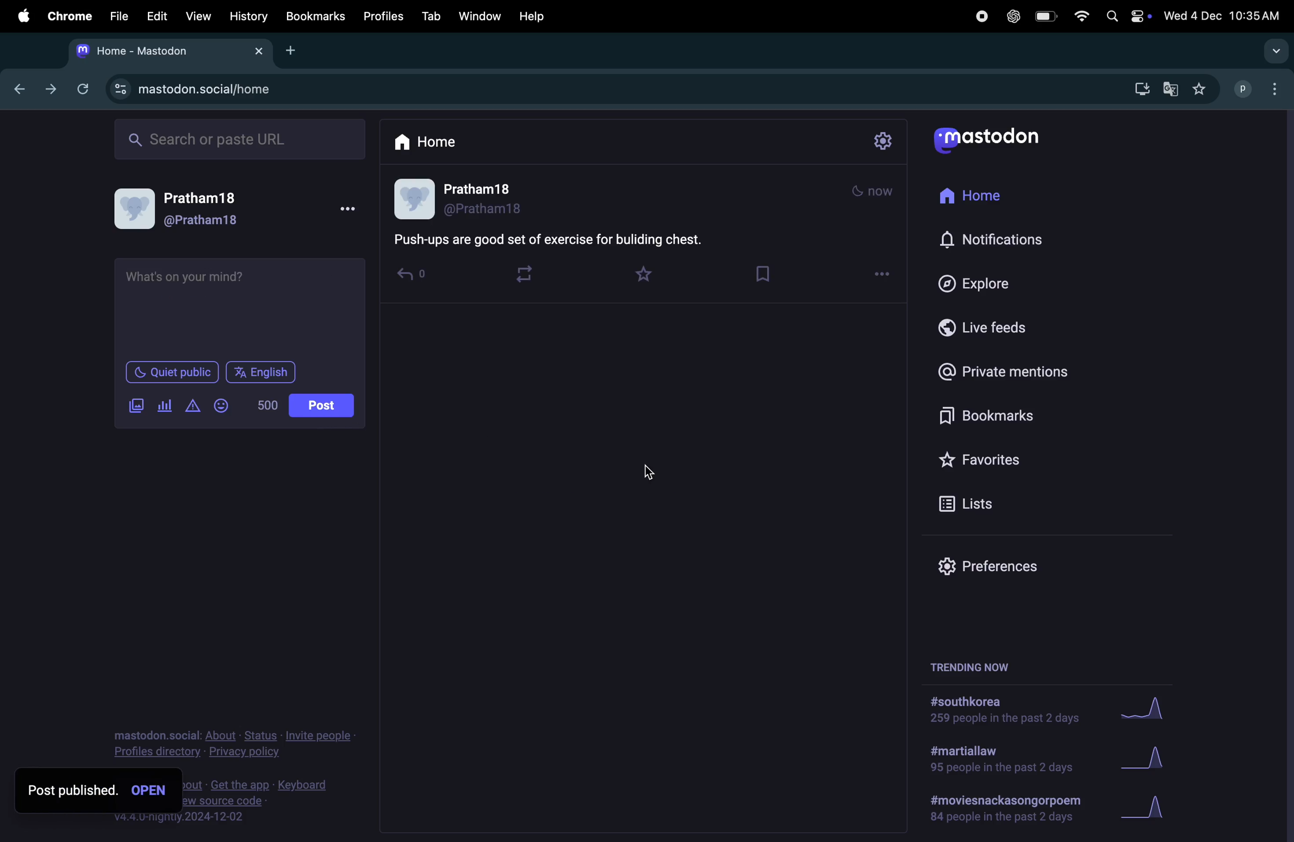 This screenshot has width=1294, height=842. I want to click on bookmarks, so click(980, 414).